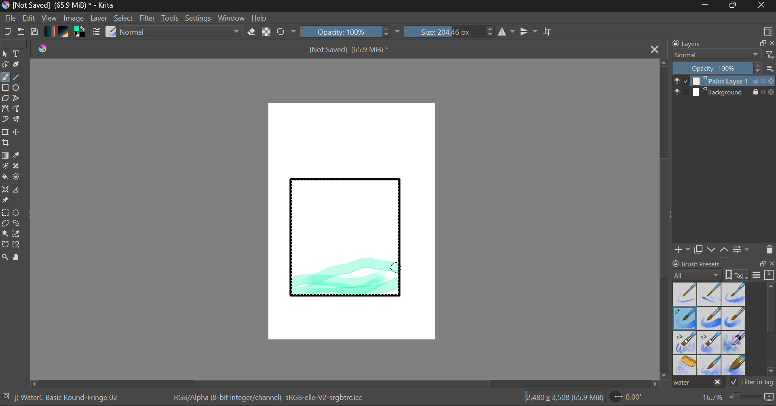 The image size is (776, 406). I want to click on Continuous Selection, so click(5, 233).